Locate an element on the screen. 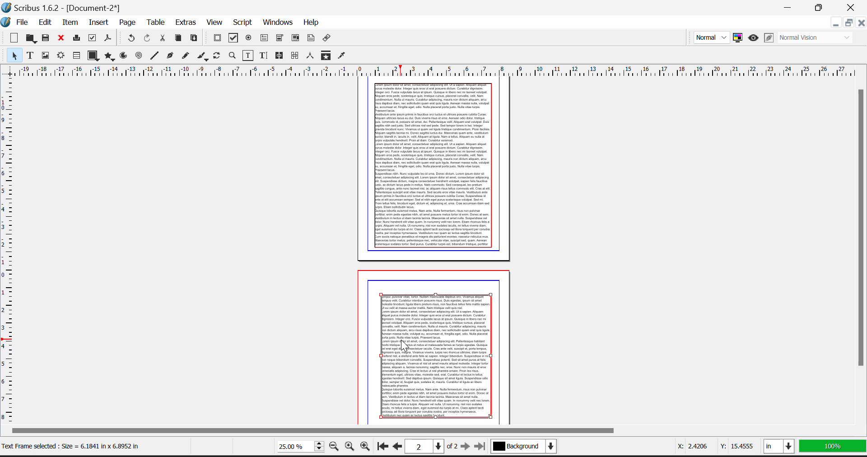 The height and width of the screenshot is (457, 867). Image Frames is located at coordinates (45, 55).